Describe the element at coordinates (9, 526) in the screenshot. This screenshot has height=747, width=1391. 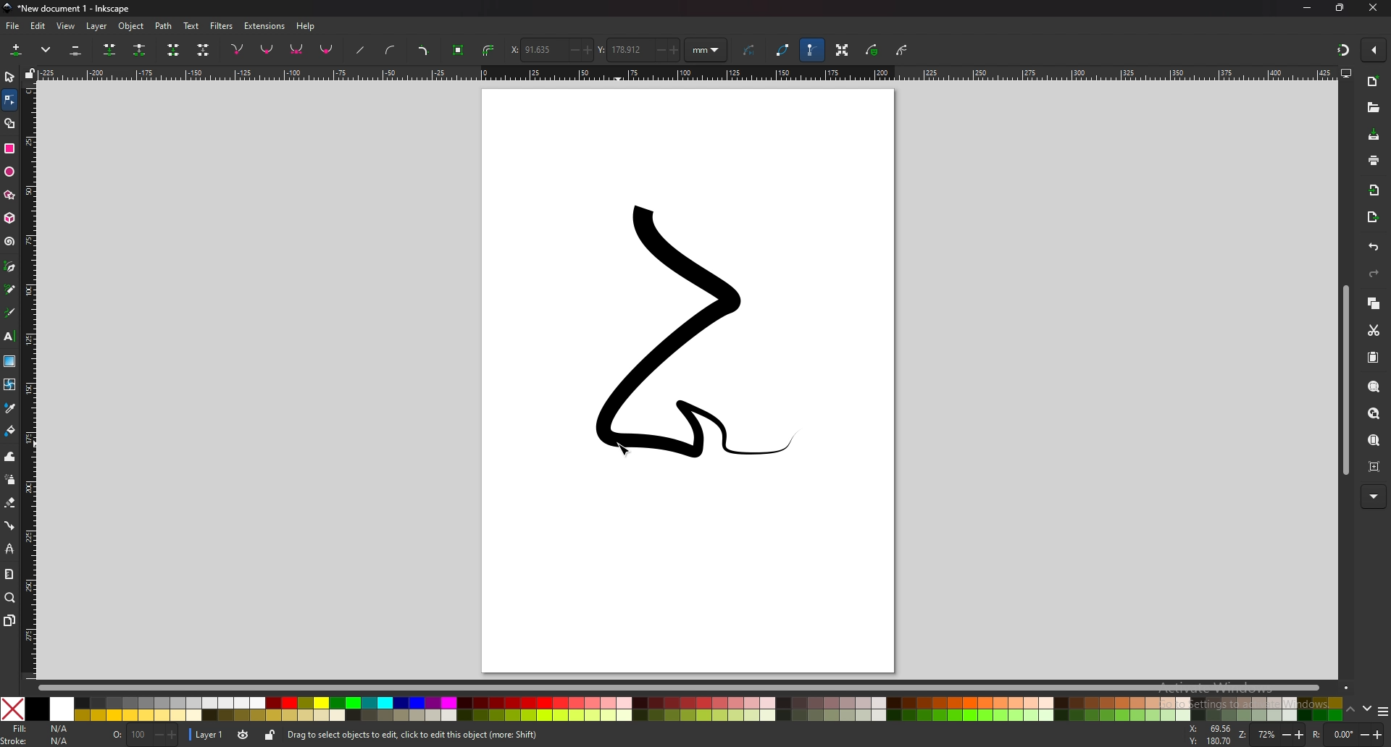
I see `connector` at that location.